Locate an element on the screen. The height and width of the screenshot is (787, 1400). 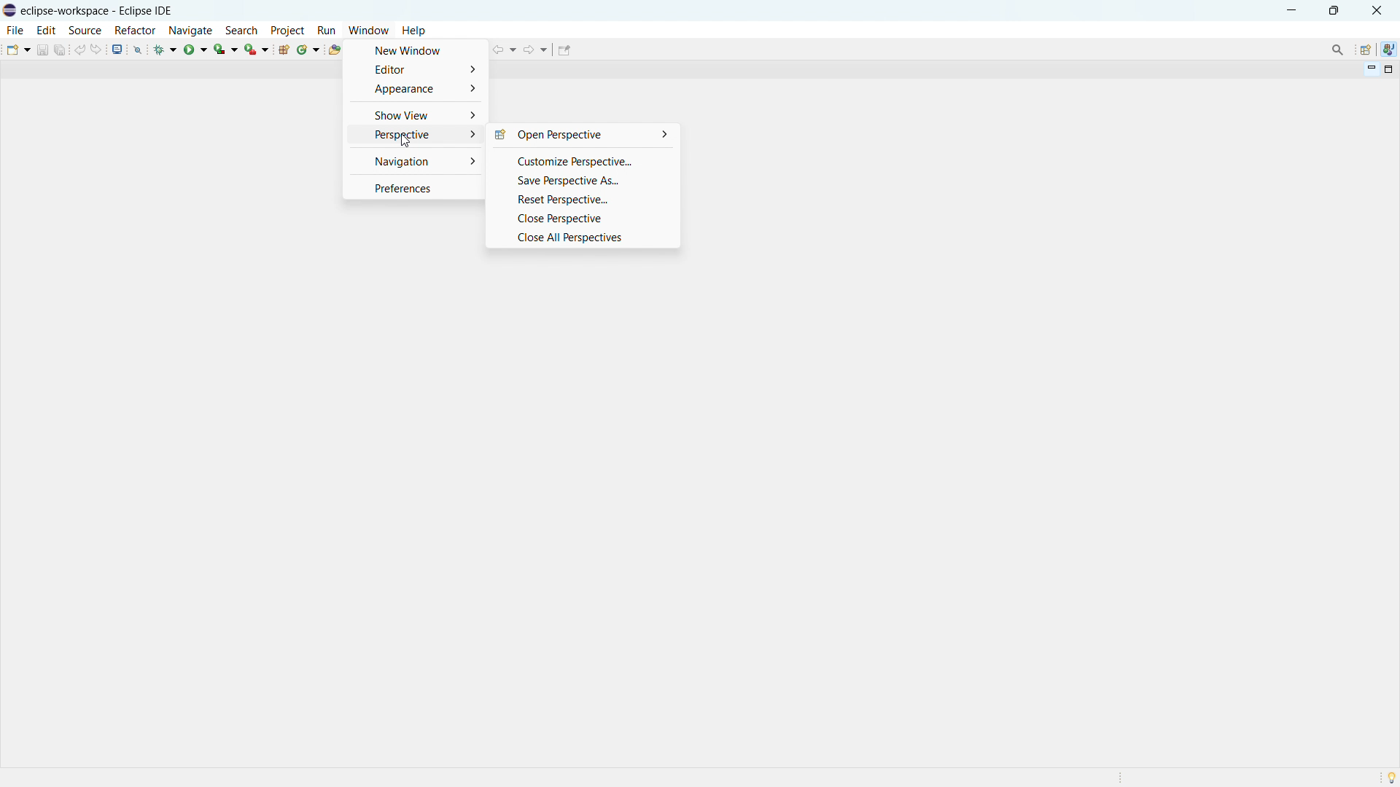
new java class is located at coordinates (309, 50).